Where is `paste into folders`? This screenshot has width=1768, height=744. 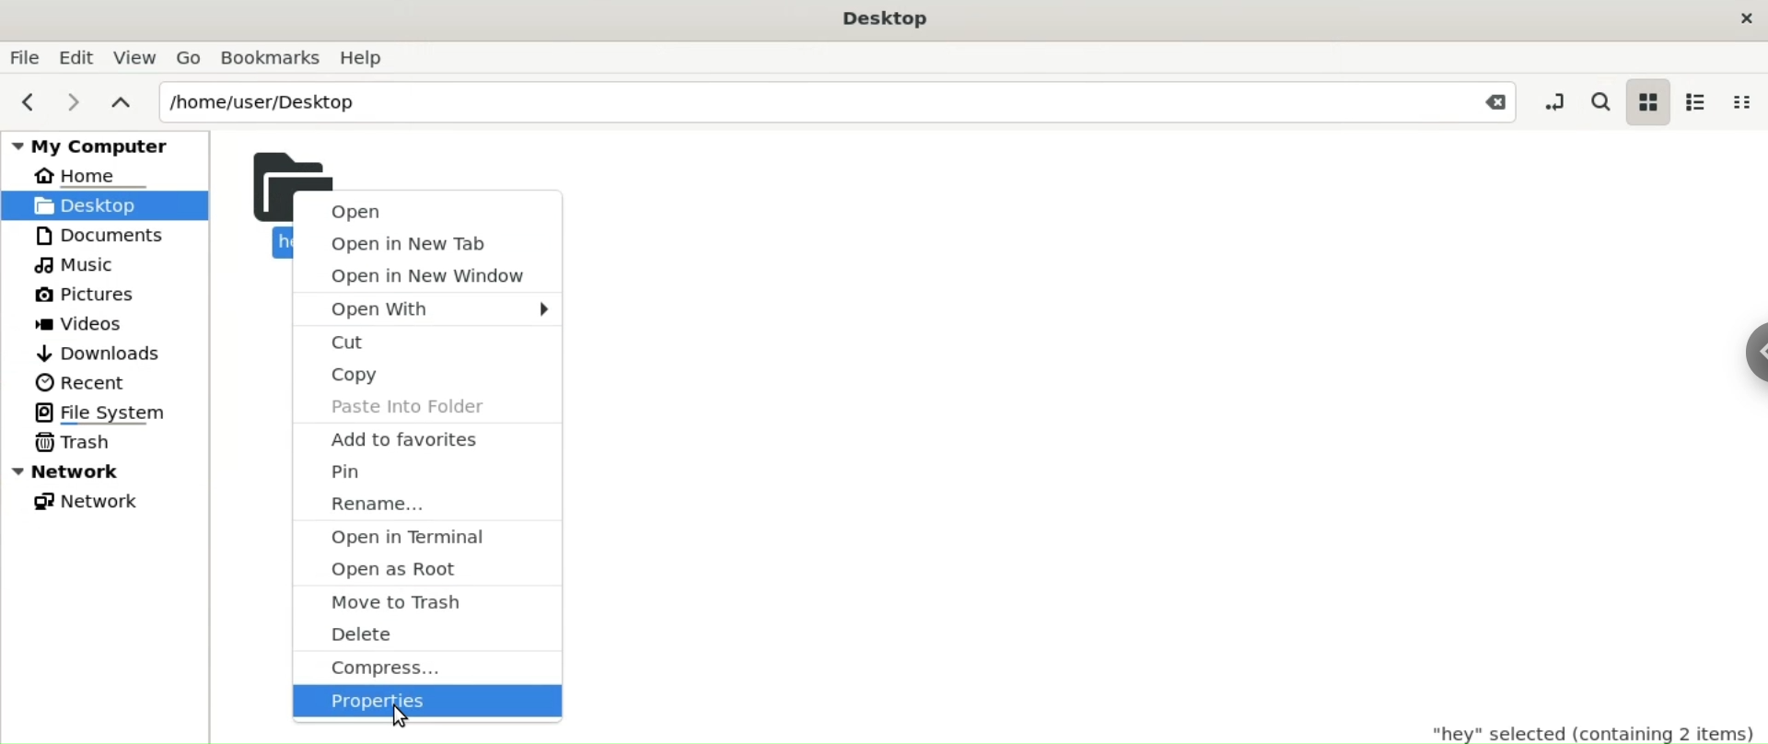
paste into folders is located at coordinates (429, 406).